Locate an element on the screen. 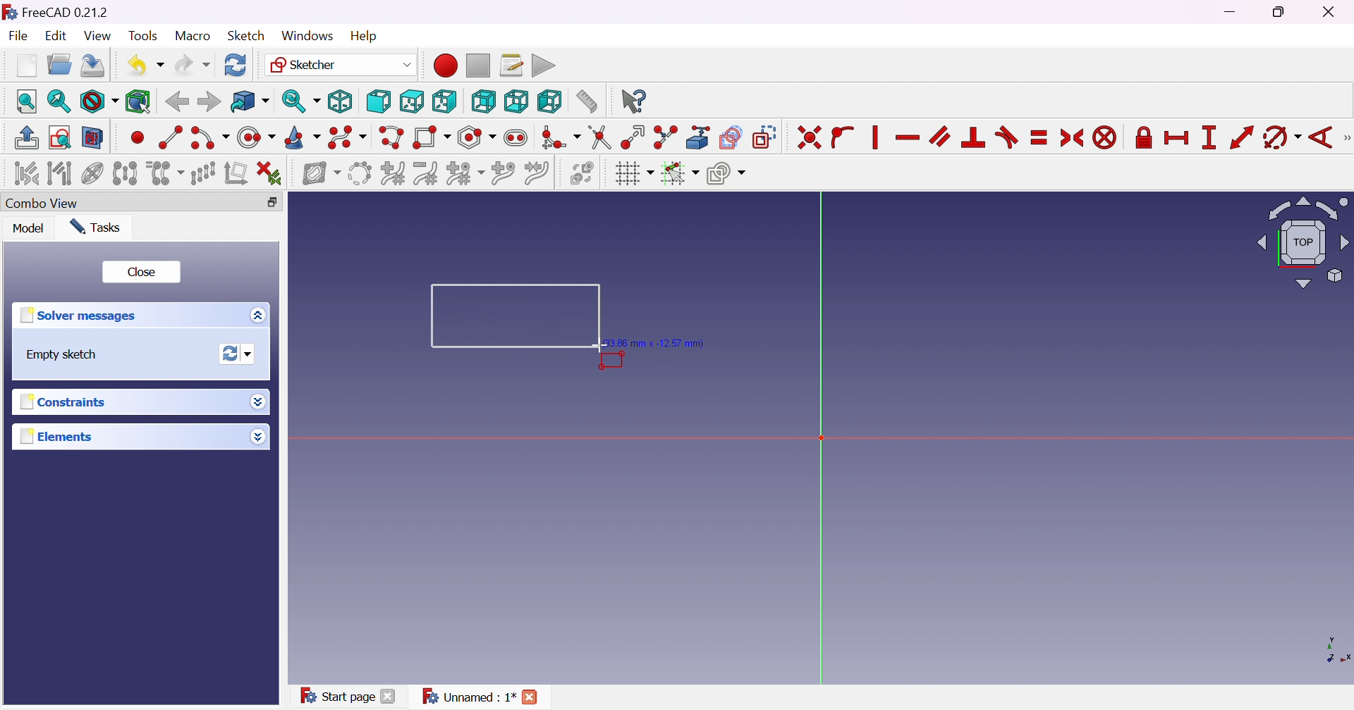 The image size is (1354, 710). Create external geometry is located at coordinates (698, 137).